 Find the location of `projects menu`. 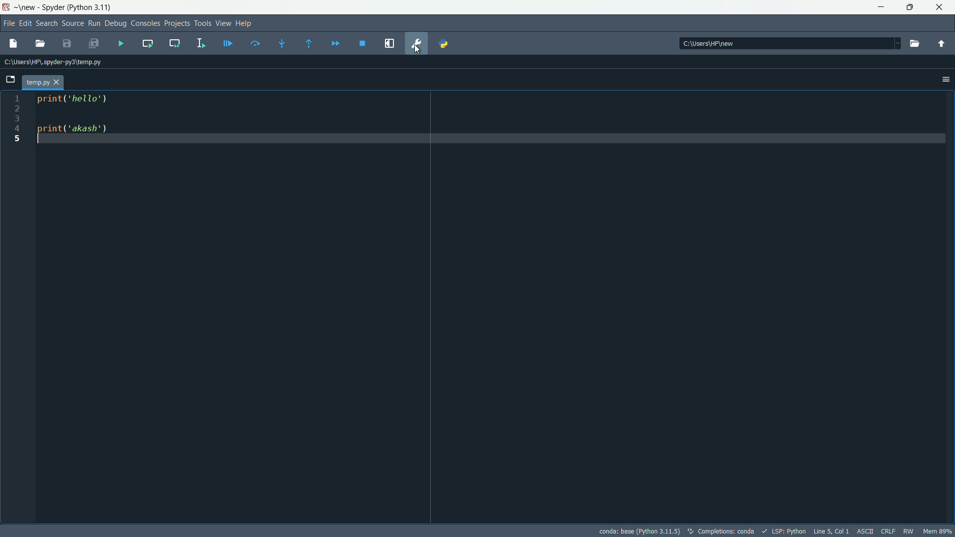

projects menu is located at coordinates (177, 23).